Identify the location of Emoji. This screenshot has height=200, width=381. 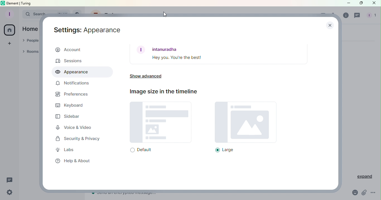
(354, 193).